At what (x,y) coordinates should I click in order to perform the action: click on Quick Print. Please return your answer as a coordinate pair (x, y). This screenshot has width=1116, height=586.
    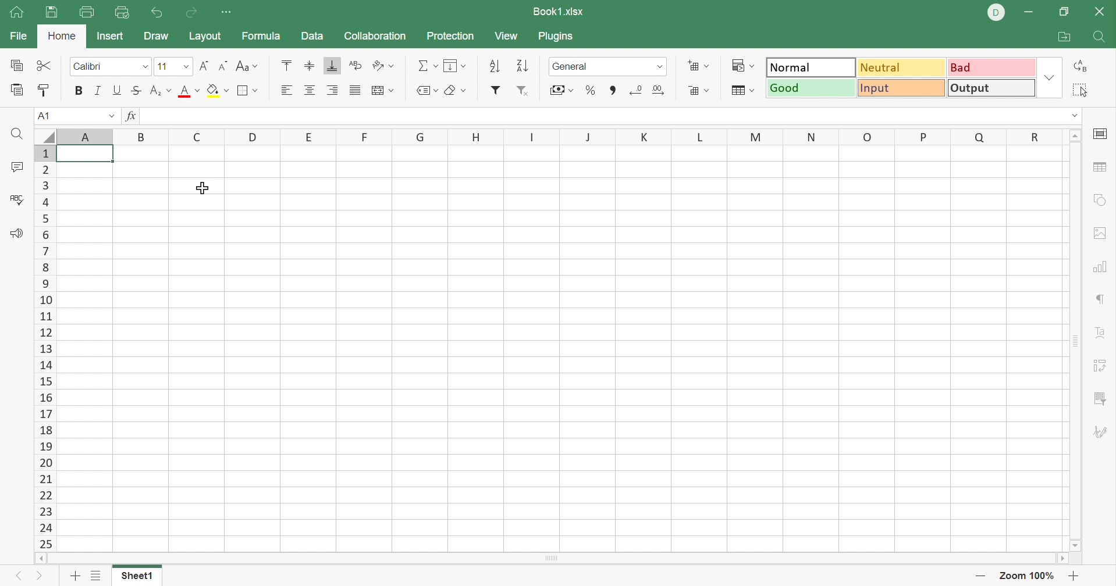
    Looking at the image, I should click on (123, 15).